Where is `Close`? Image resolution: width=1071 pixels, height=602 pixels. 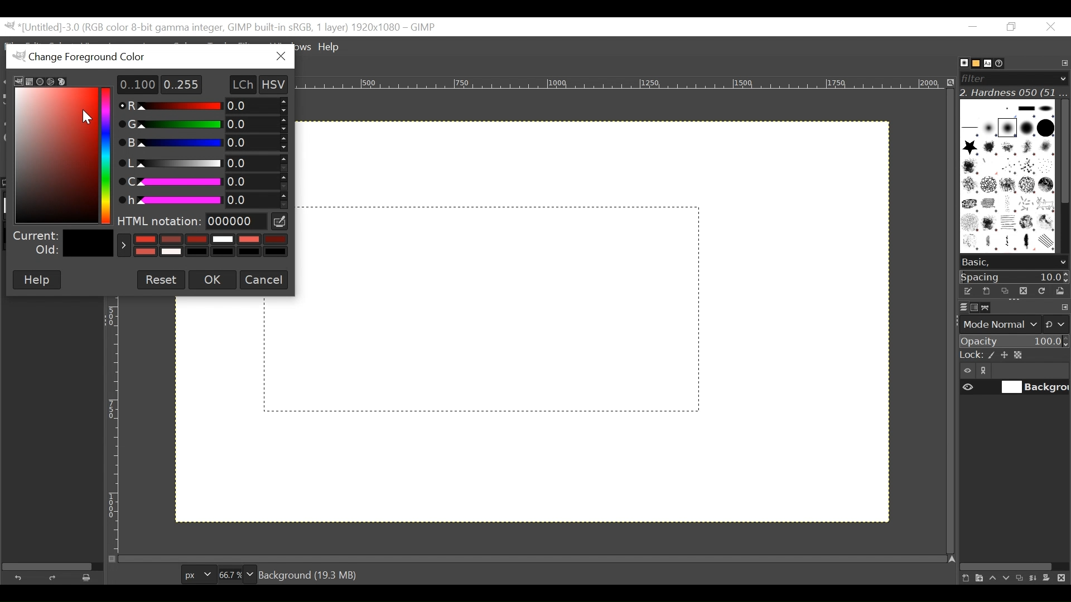
Close is located at coordinates (1050, 27).